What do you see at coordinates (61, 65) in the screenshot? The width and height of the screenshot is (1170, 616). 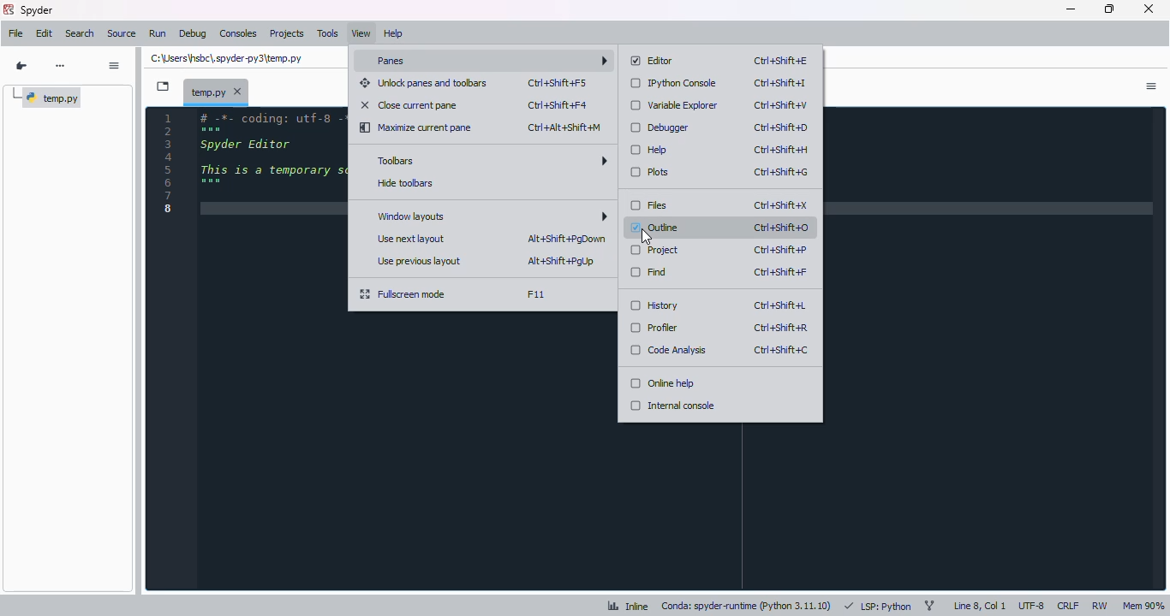 I see `more` at bounding box center [61, 65].